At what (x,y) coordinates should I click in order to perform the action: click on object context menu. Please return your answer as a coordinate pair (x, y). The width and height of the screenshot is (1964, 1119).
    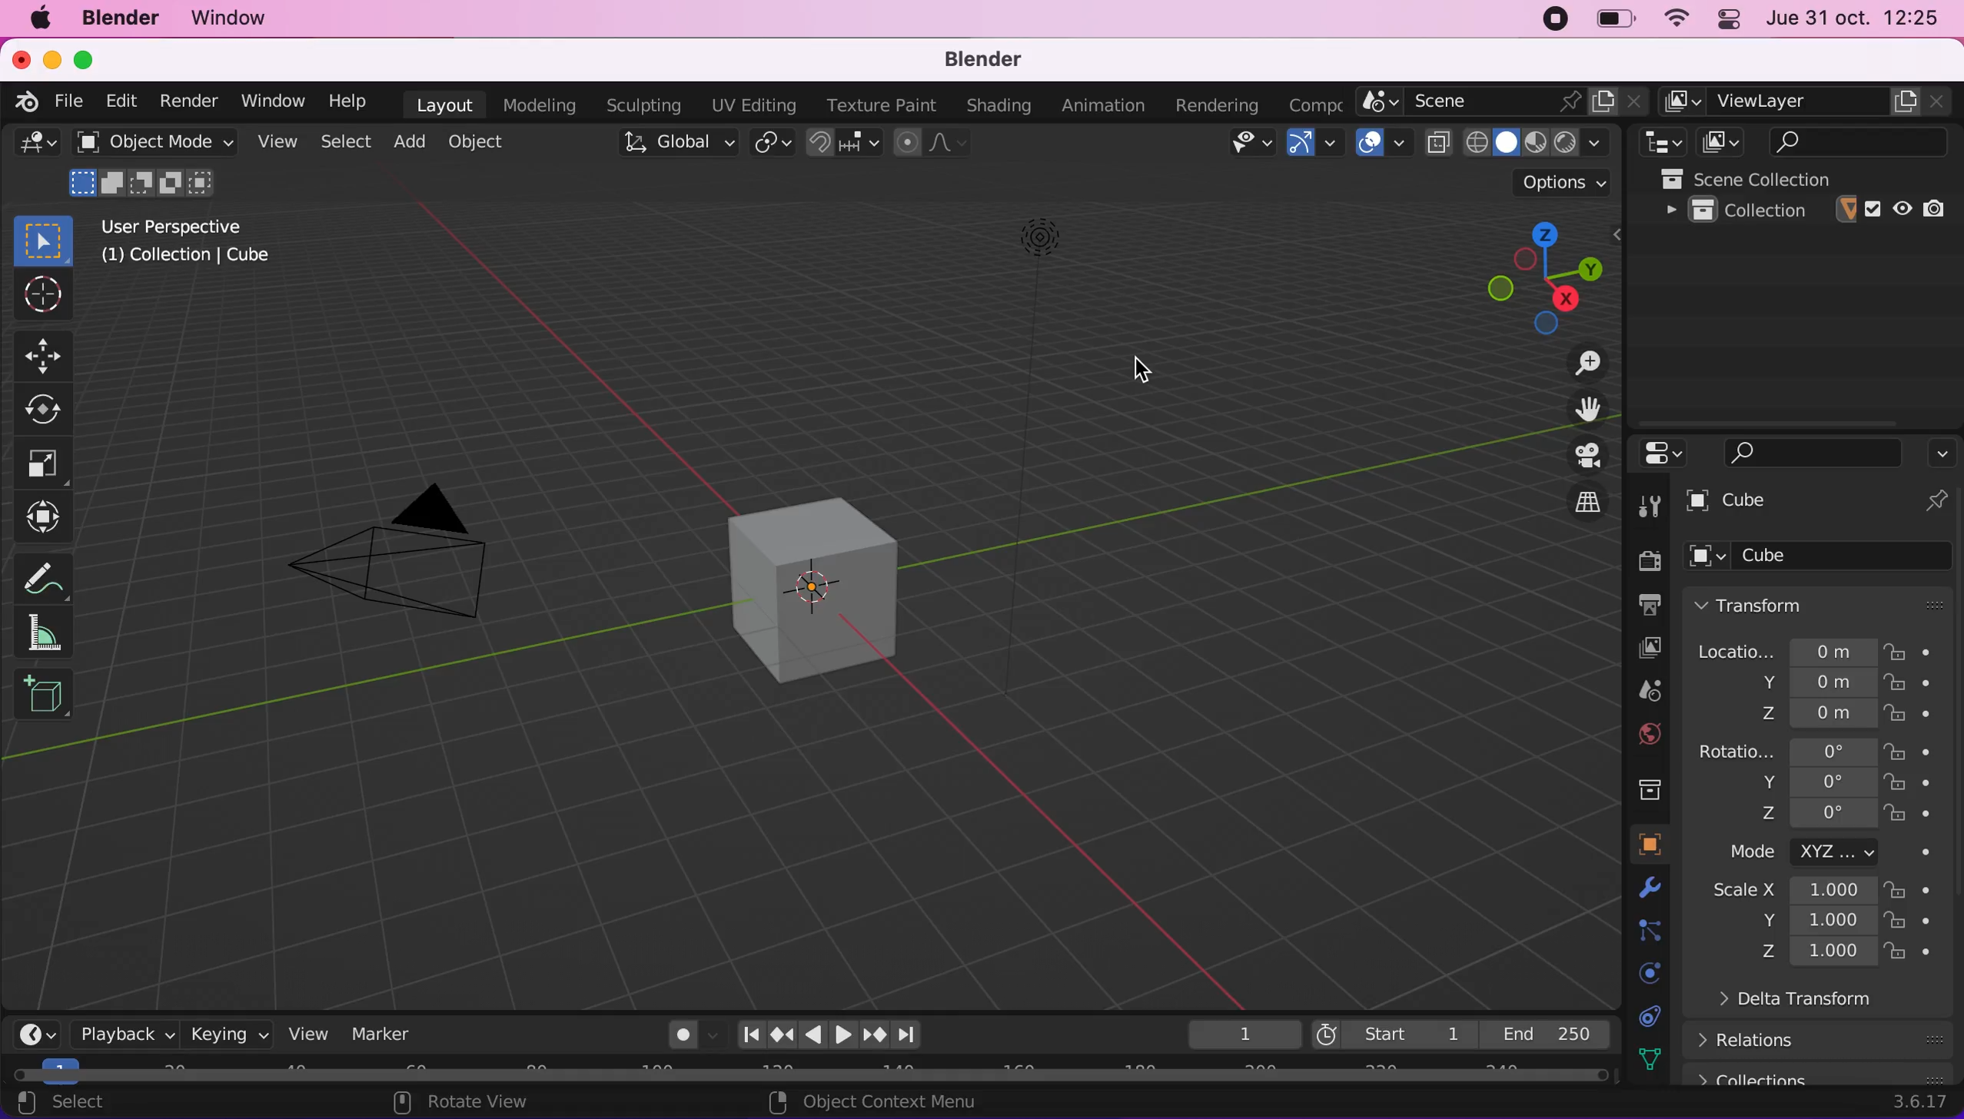
    Looking at the image, I should click on (866, 1102).